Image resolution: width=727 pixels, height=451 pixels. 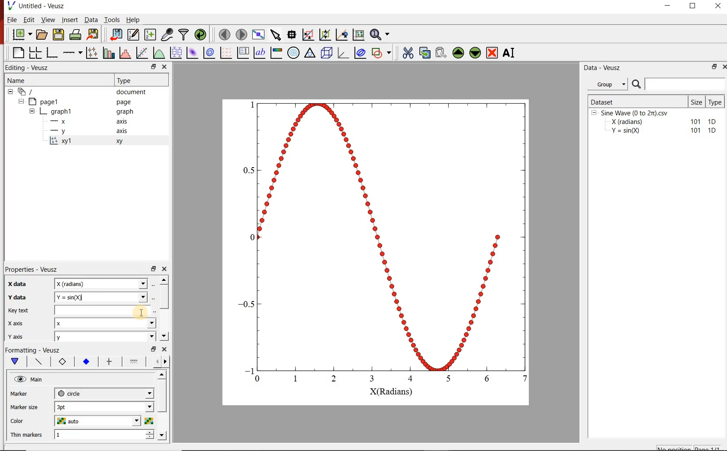 I want to click on Blank page, so click(x=18, y=53).